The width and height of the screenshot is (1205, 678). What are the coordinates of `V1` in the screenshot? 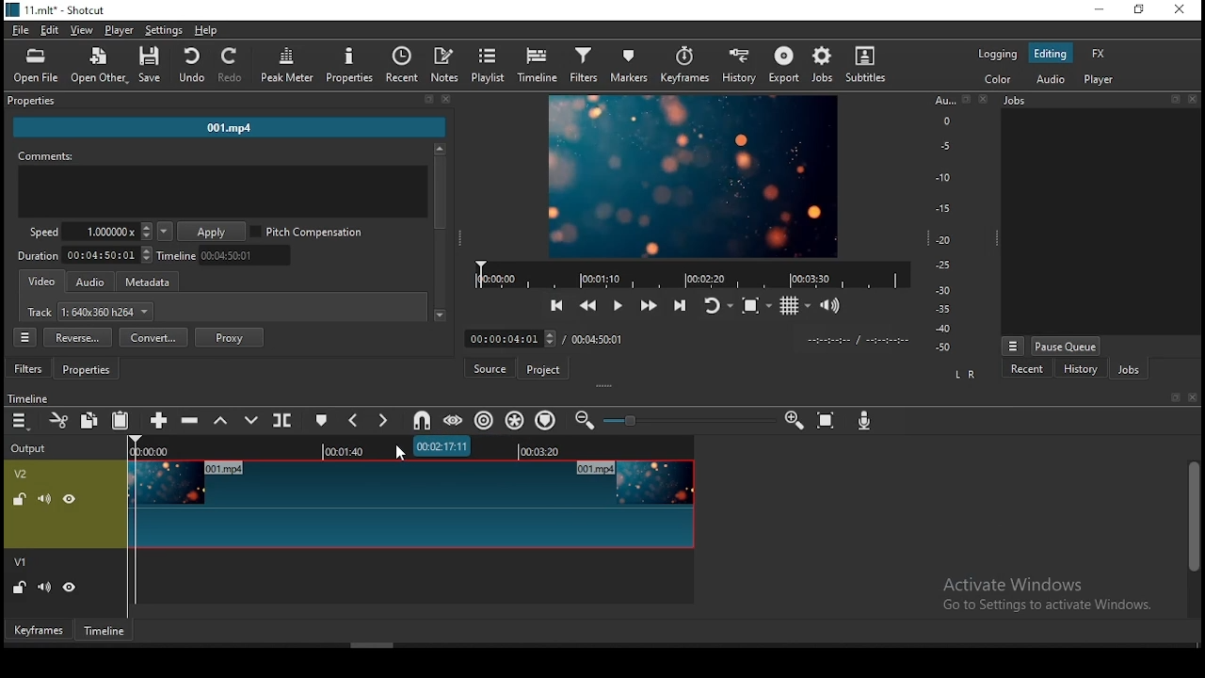 It's located at (23, 563).